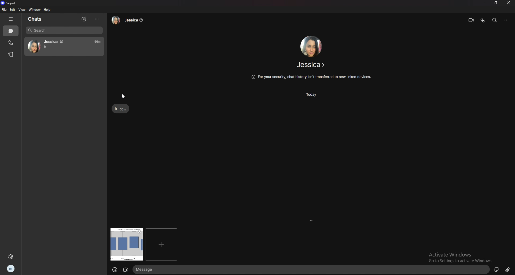 The height and width of the screenshot is (275, 515). What do you see at coordinates (13, 10) in the screenshot?
I see `edit` at bounding box center [13, 10].